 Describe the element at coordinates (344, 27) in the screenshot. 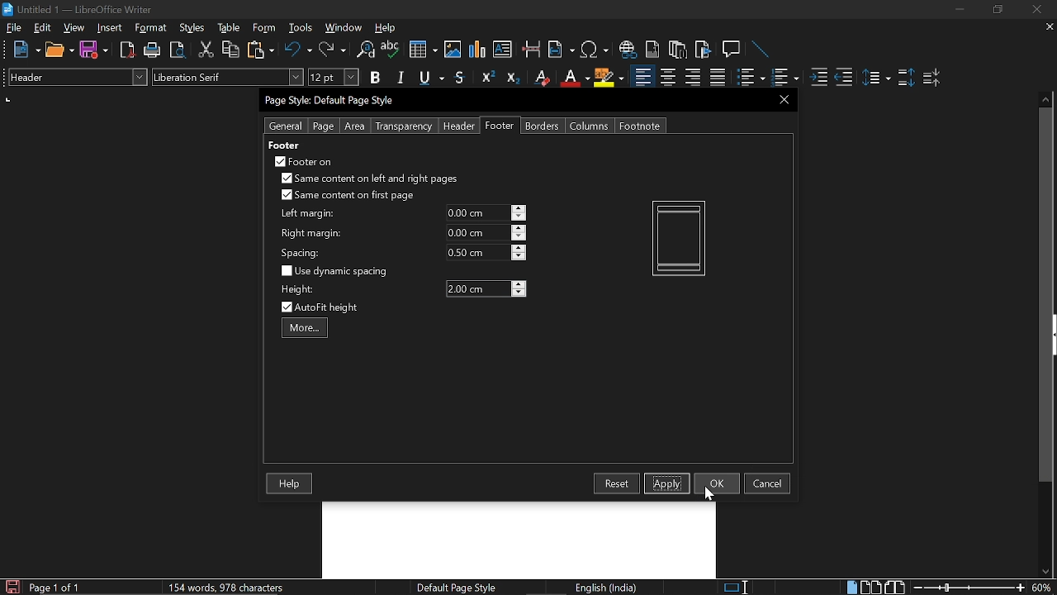

I see `WIndow` at that location.